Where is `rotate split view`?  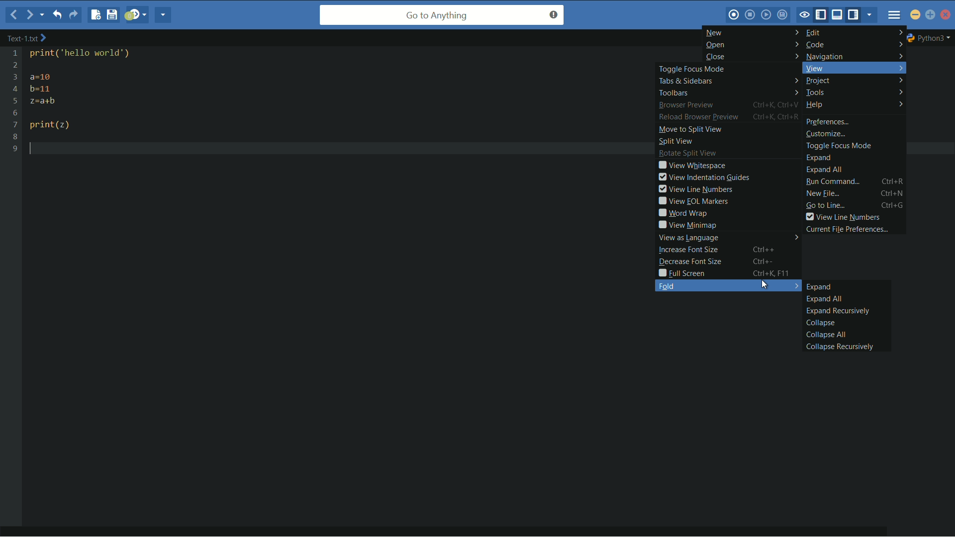
rotate split view is located at coordinates (688, 154).